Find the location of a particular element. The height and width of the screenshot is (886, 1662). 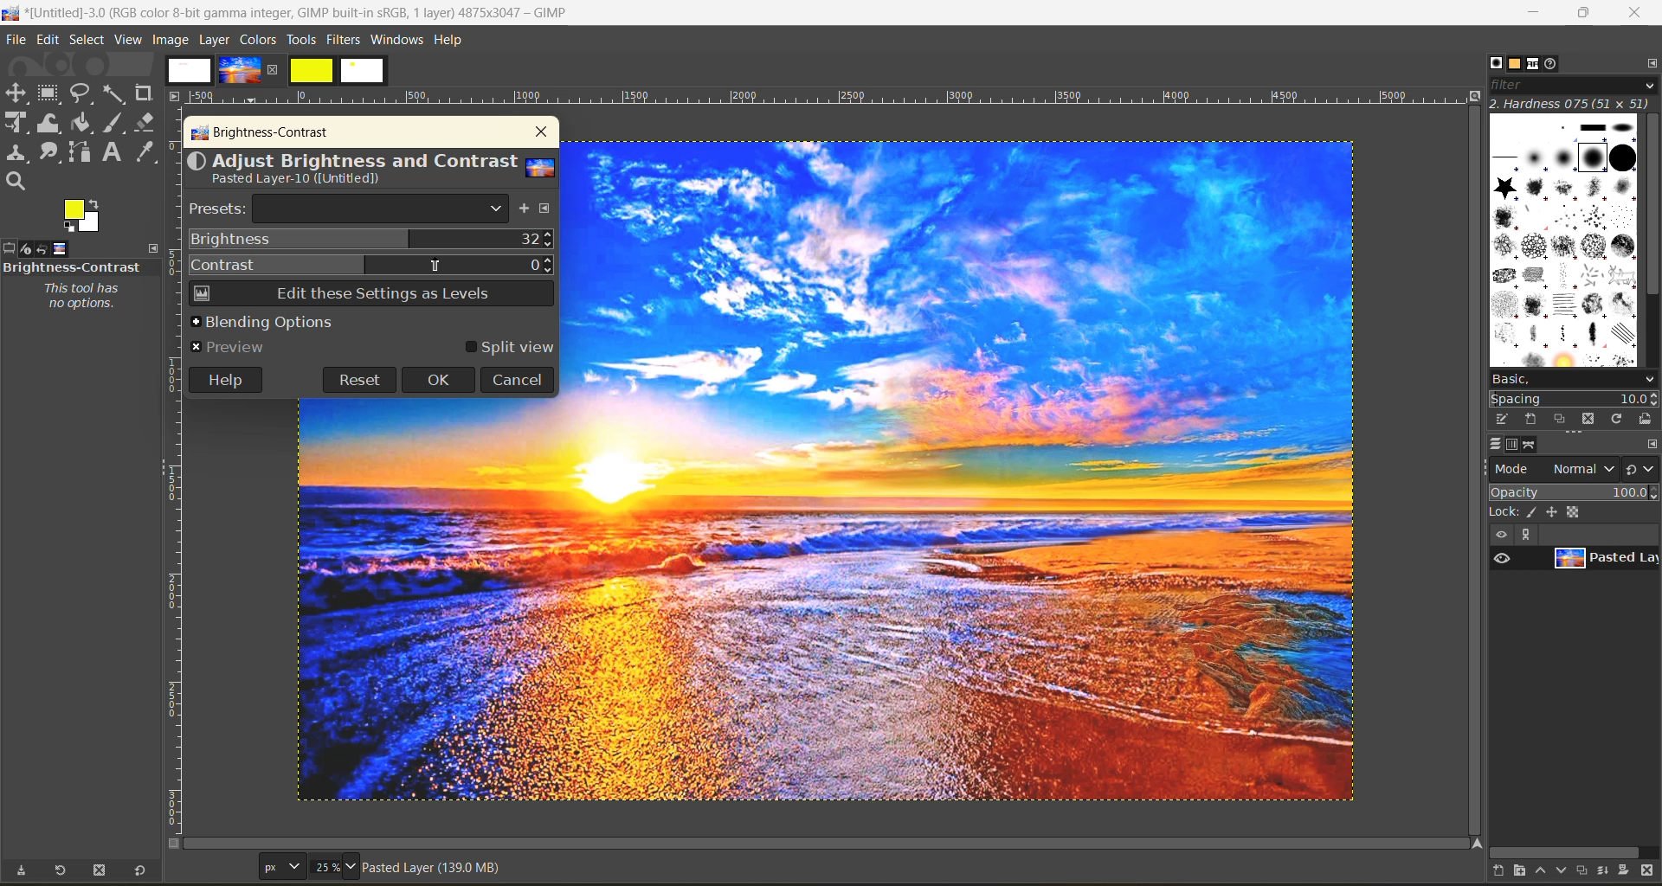

edit these settings as levels is located at coordinates (370, 296).